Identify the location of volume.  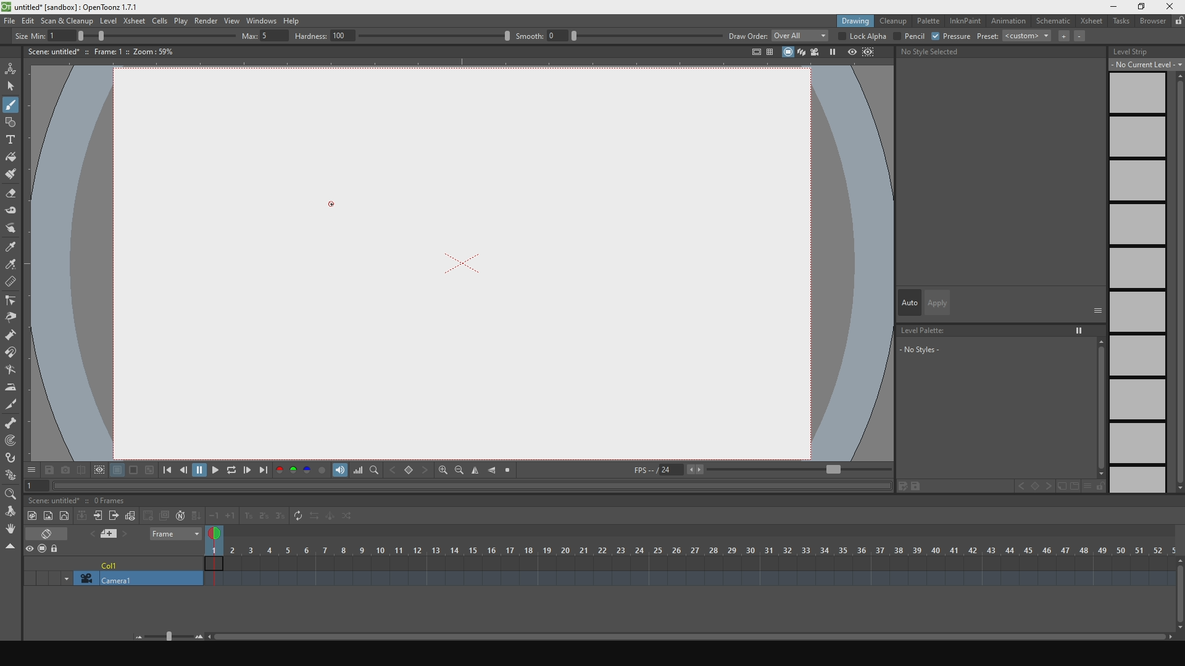
(359, 470).